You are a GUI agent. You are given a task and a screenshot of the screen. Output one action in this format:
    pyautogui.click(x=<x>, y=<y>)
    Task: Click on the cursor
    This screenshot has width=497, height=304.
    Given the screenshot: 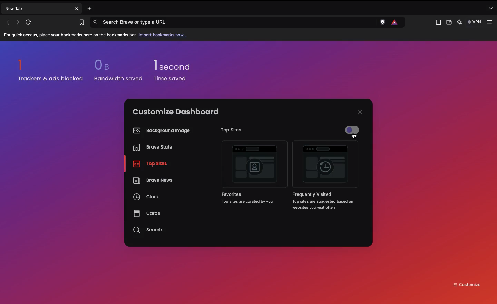 What is the action you would take?
    pyautogui.click(x=355, y=136)
    